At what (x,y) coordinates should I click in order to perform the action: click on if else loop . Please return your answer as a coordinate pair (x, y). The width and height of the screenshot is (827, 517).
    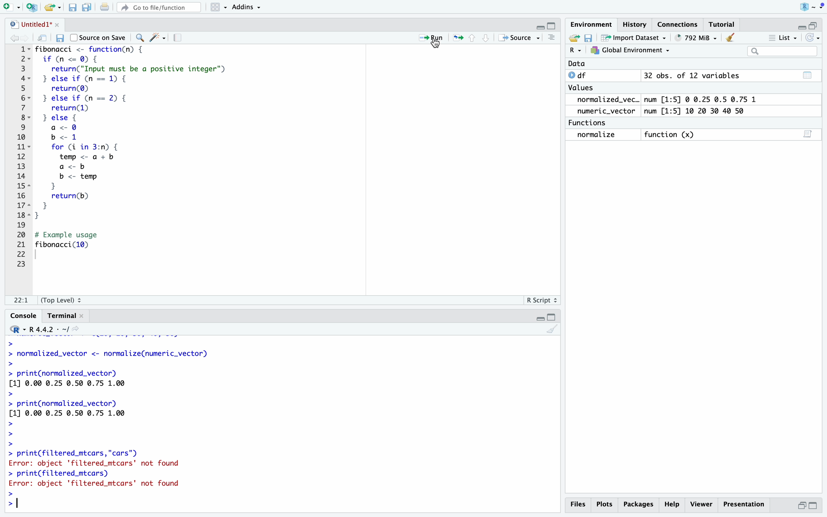
    Looking at the image, I should click on (141, 98).